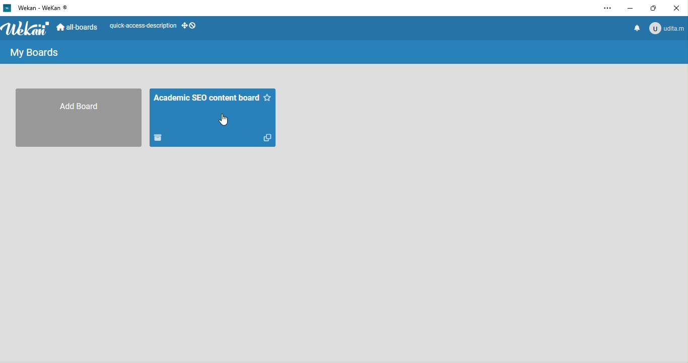 The height and width of the screenshot is (363, 688). Describe the element at coordinates (159, 138) in the screenshot. I see `DropBox` at that location.